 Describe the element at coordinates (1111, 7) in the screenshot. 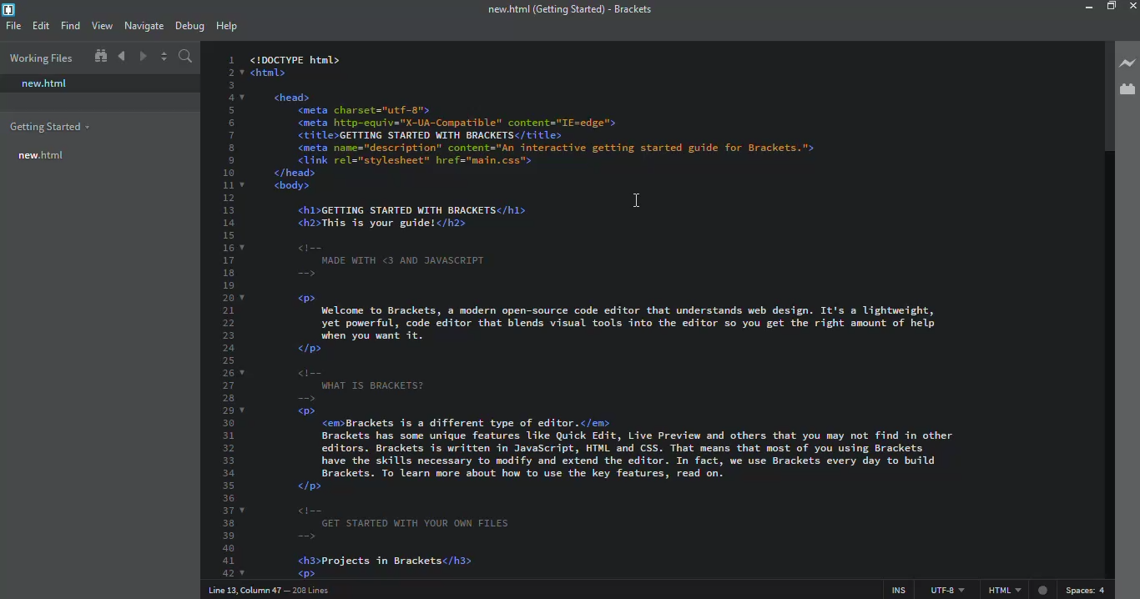

I see `maximize` at that location.